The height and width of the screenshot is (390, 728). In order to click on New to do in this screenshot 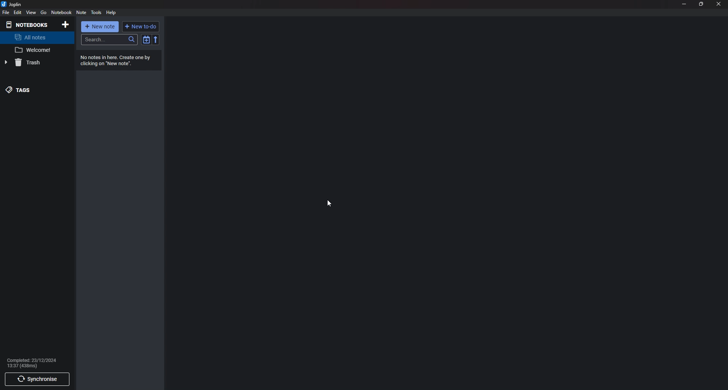, I will do `click(140, 27)`.